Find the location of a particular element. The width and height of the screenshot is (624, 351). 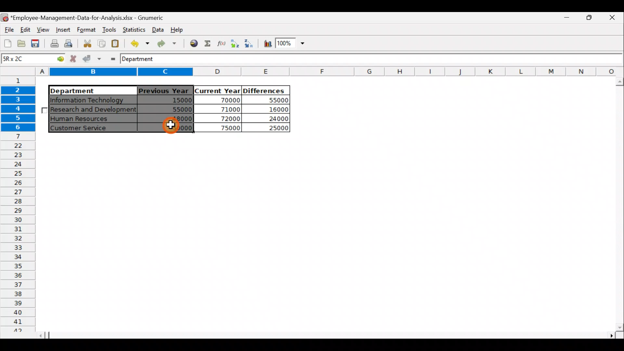

Redo undone action is located at coordinates (169, 44).